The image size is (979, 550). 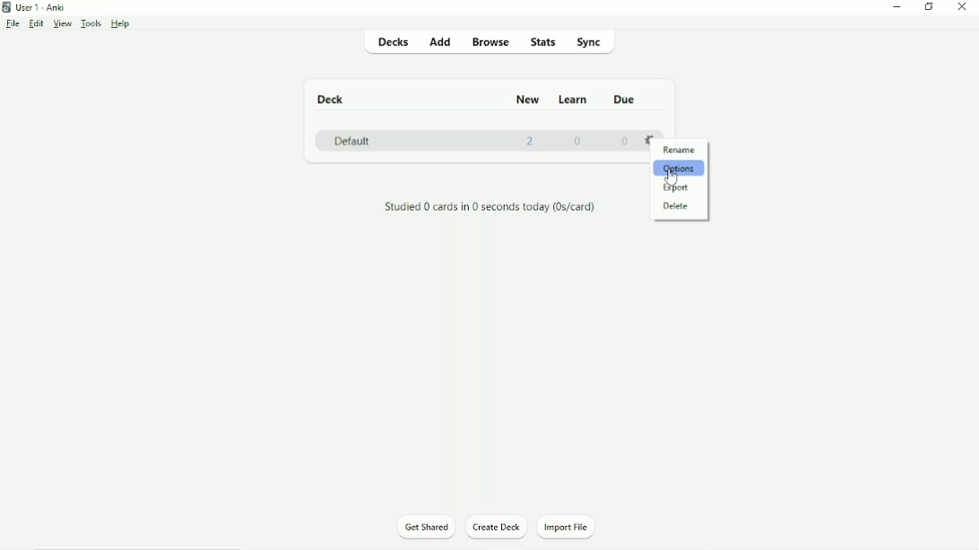 I want to click on Browse, so click(x=491, y=41).